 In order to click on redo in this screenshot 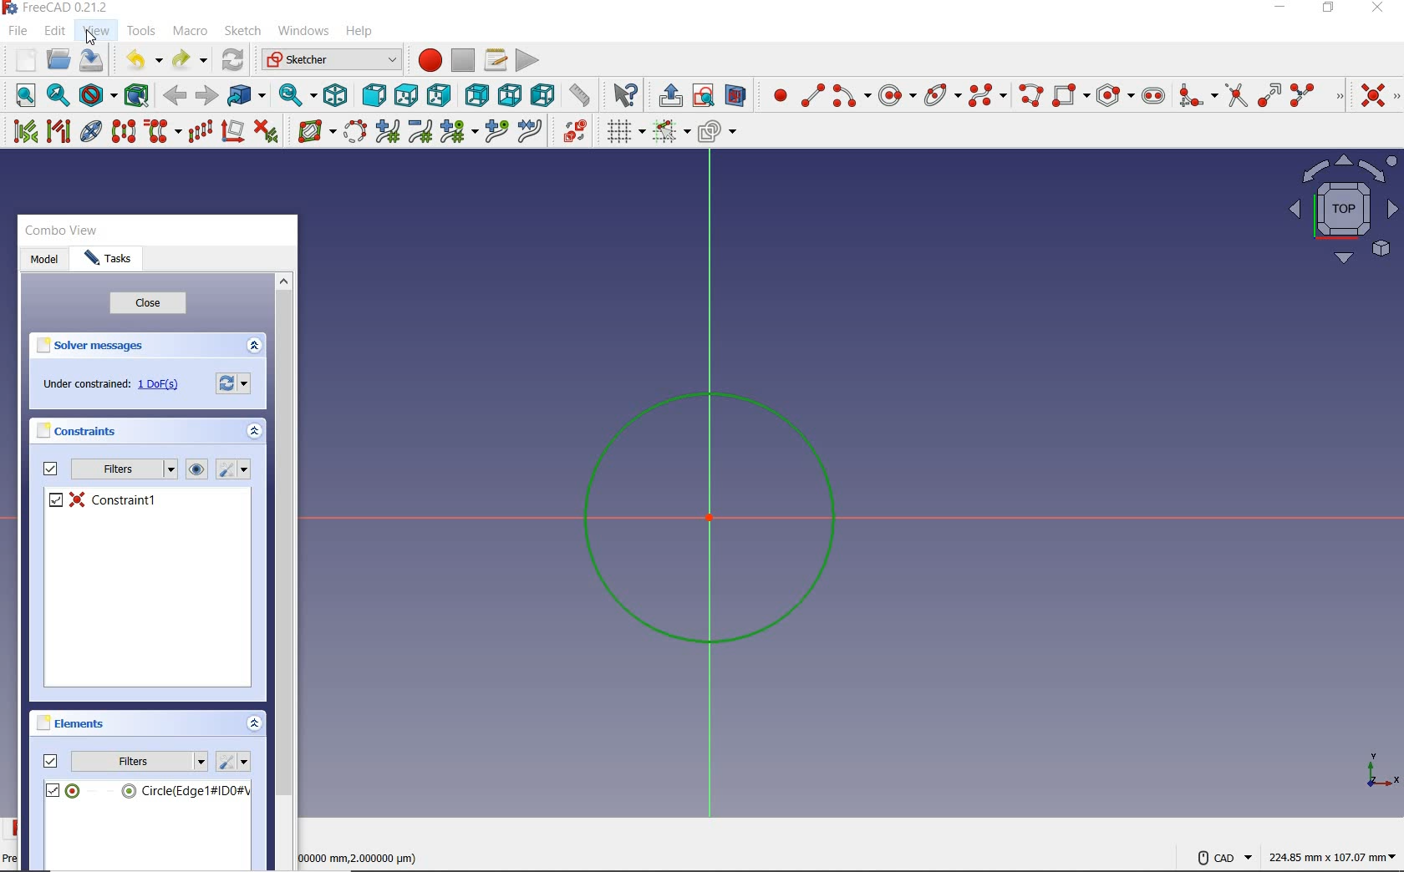, I will do `click(189, 60)`.